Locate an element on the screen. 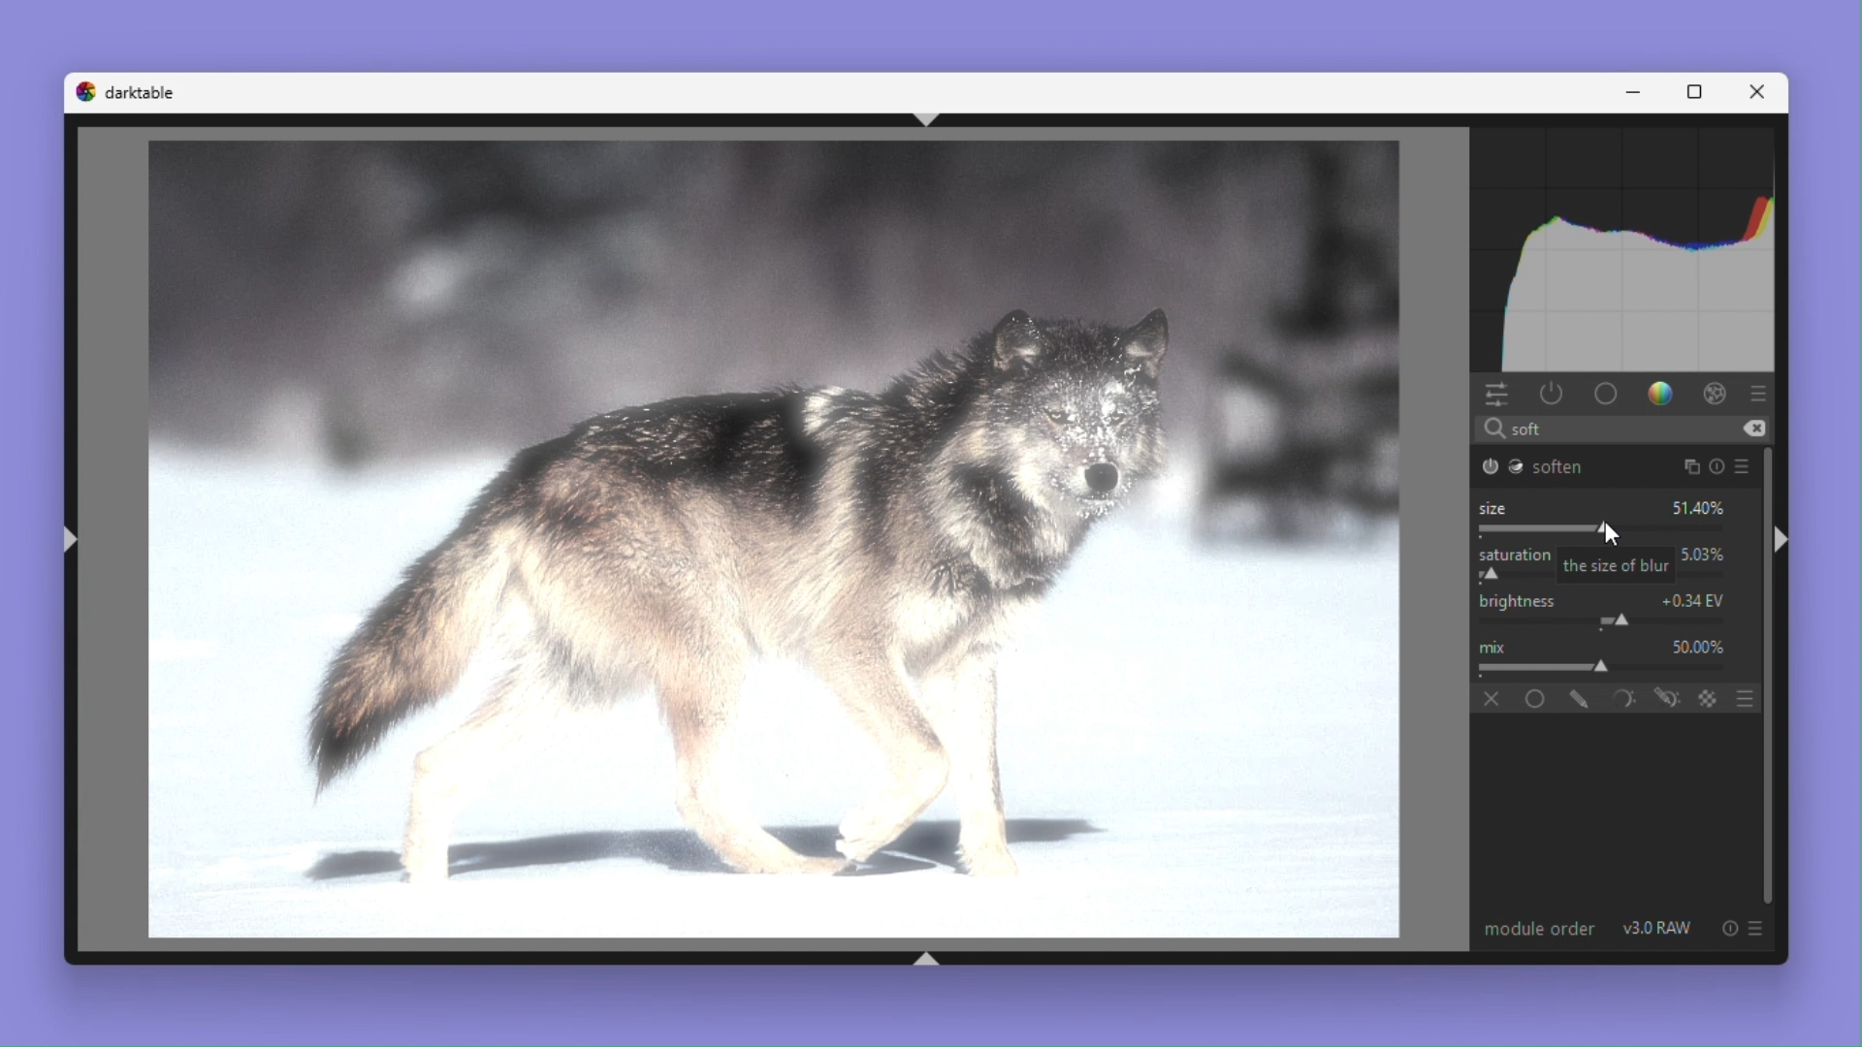 The width and height of the screenshot is (1862, 1047). Dark table logo is located at coordinates (141, 91).